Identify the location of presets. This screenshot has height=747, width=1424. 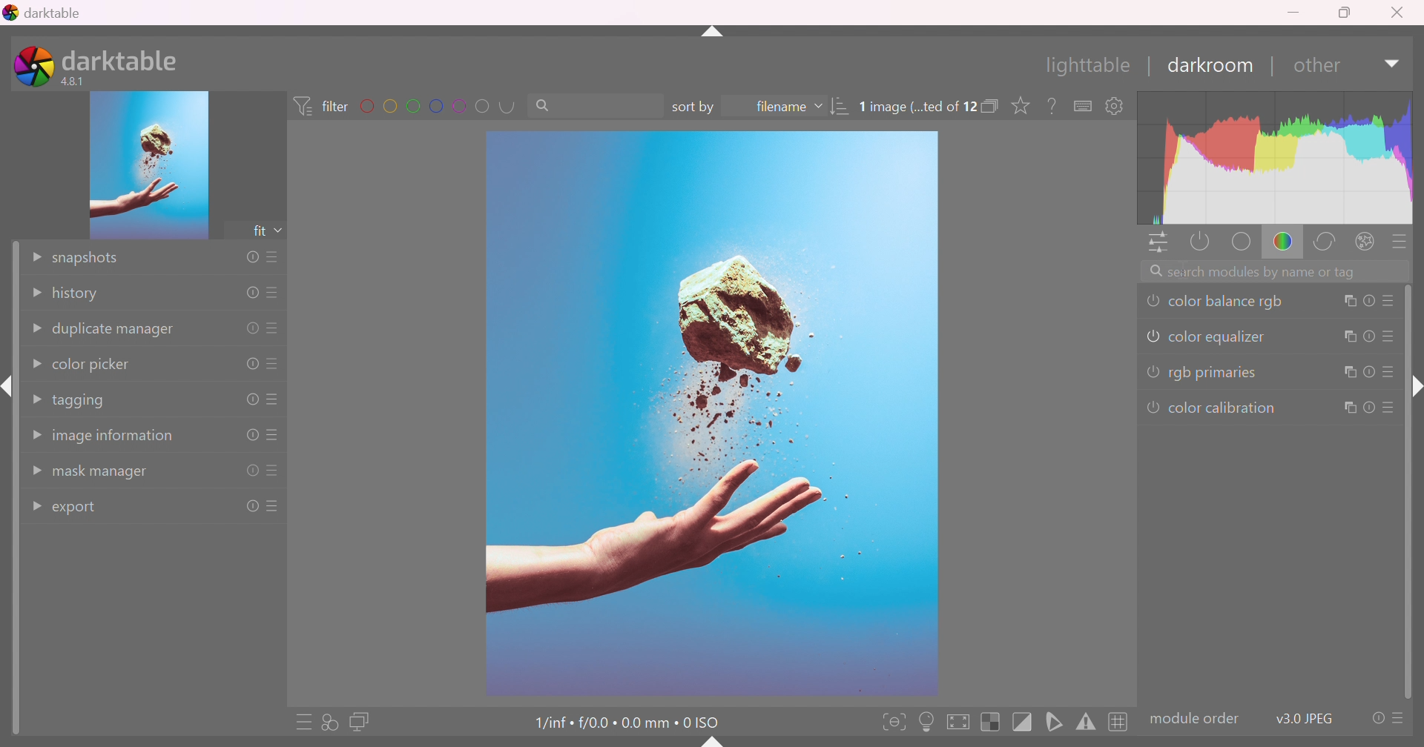
(274, 471).